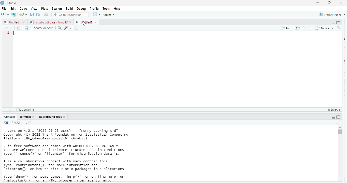 This screenshot has width=347, height=183. I want to click on view, so click(33, 9).